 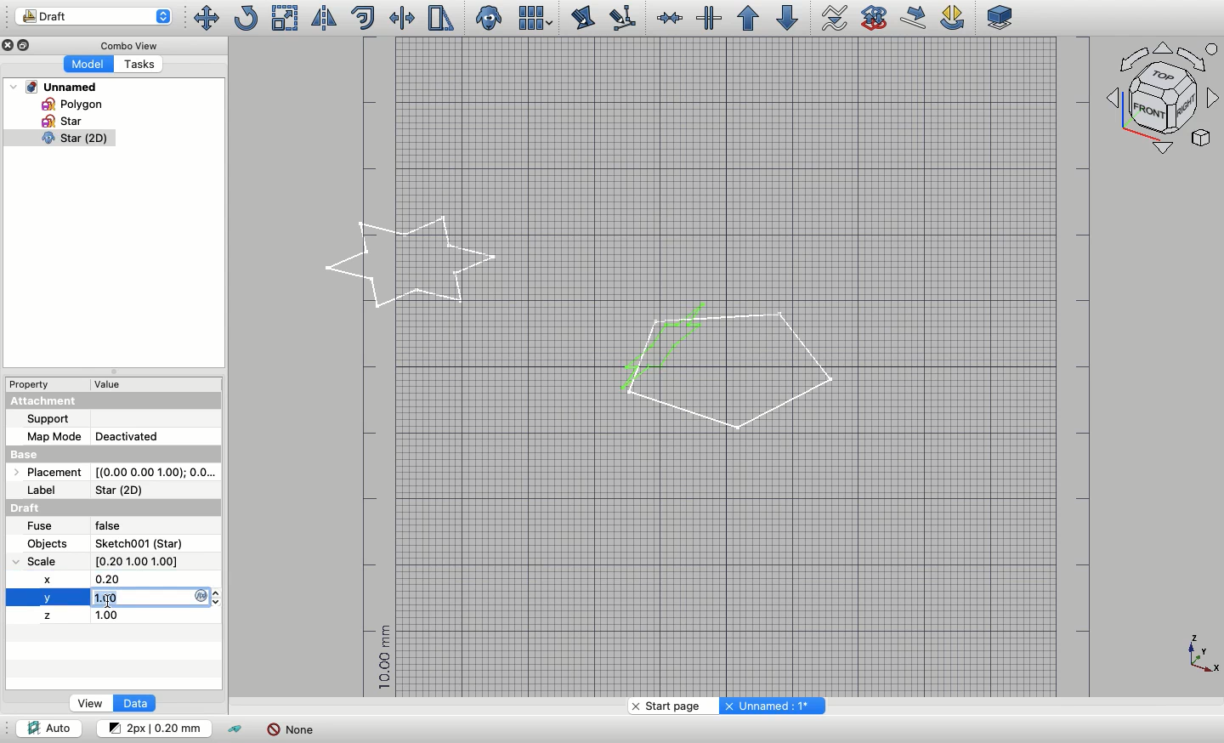 I want to click on Join, so click(x=669, y=18).